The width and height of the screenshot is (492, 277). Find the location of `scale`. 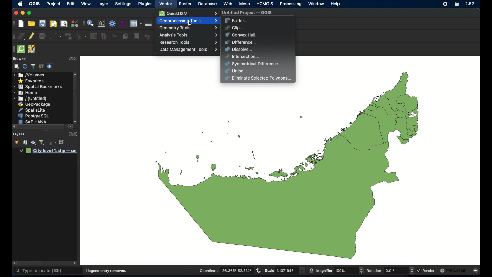

scale is located at coordinates (285, 271).